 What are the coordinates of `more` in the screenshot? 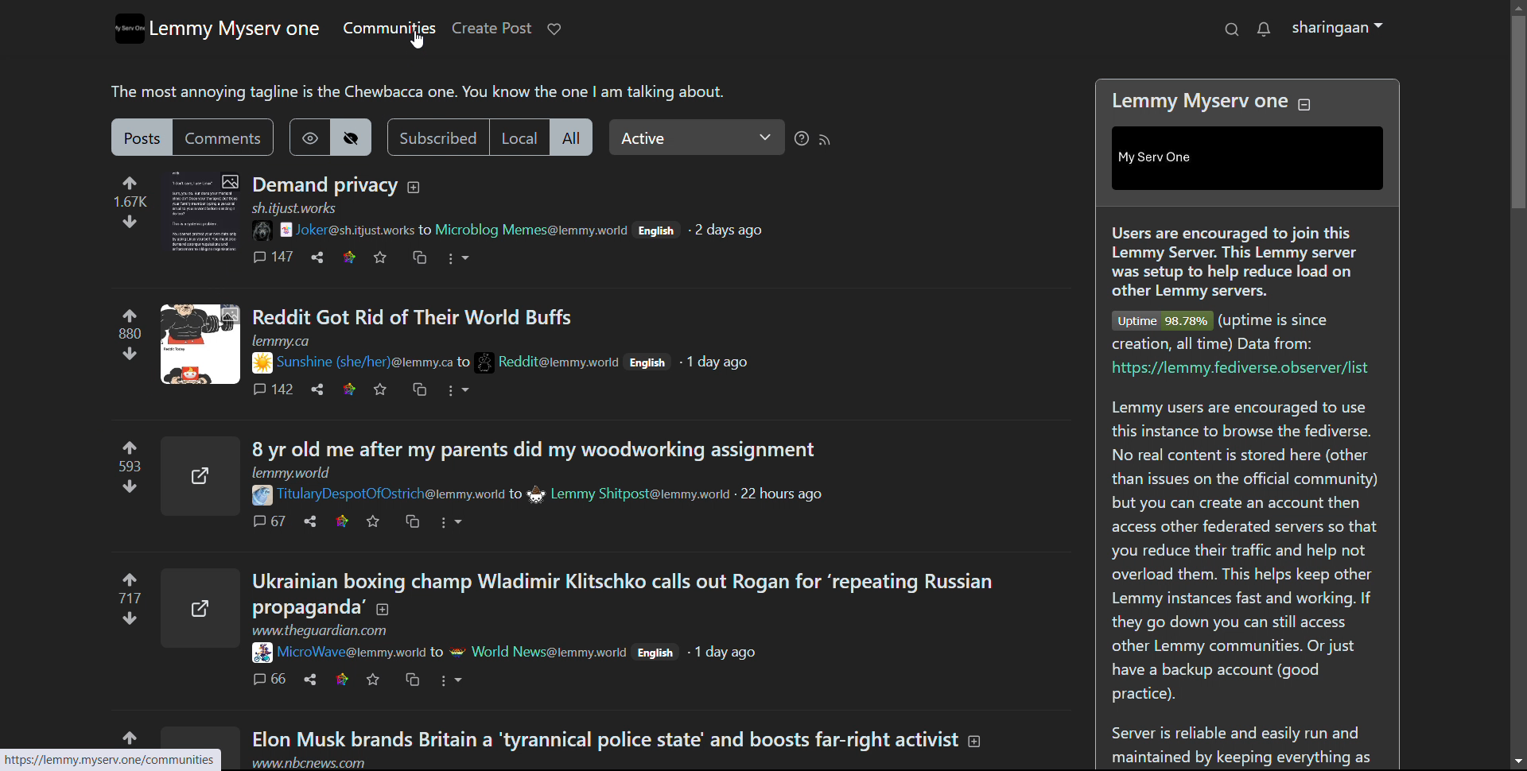 It's located at (453, 523).